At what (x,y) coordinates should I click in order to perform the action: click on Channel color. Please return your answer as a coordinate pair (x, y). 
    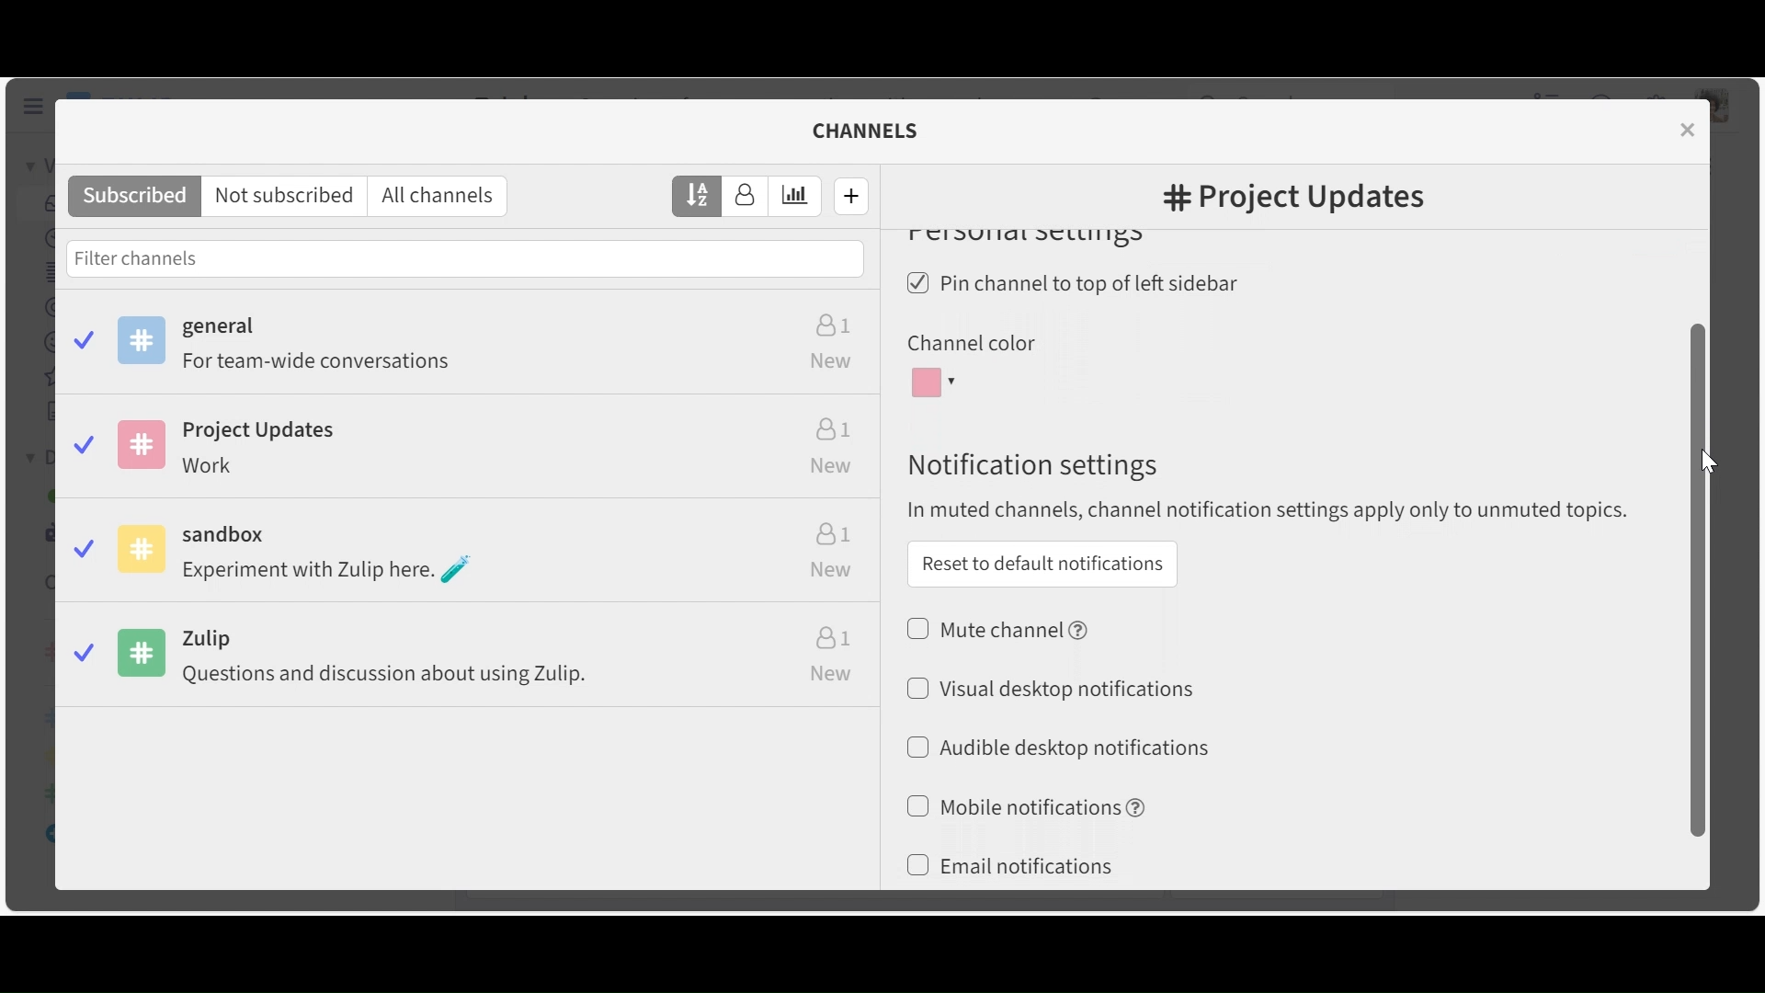
    Looking at the image, I should click on (970, 344).